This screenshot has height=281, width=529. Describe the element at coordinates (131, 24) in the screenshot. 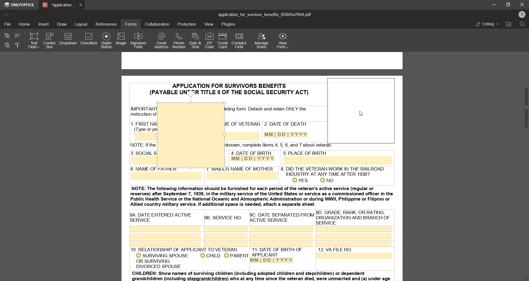

I see `forms` at that location.